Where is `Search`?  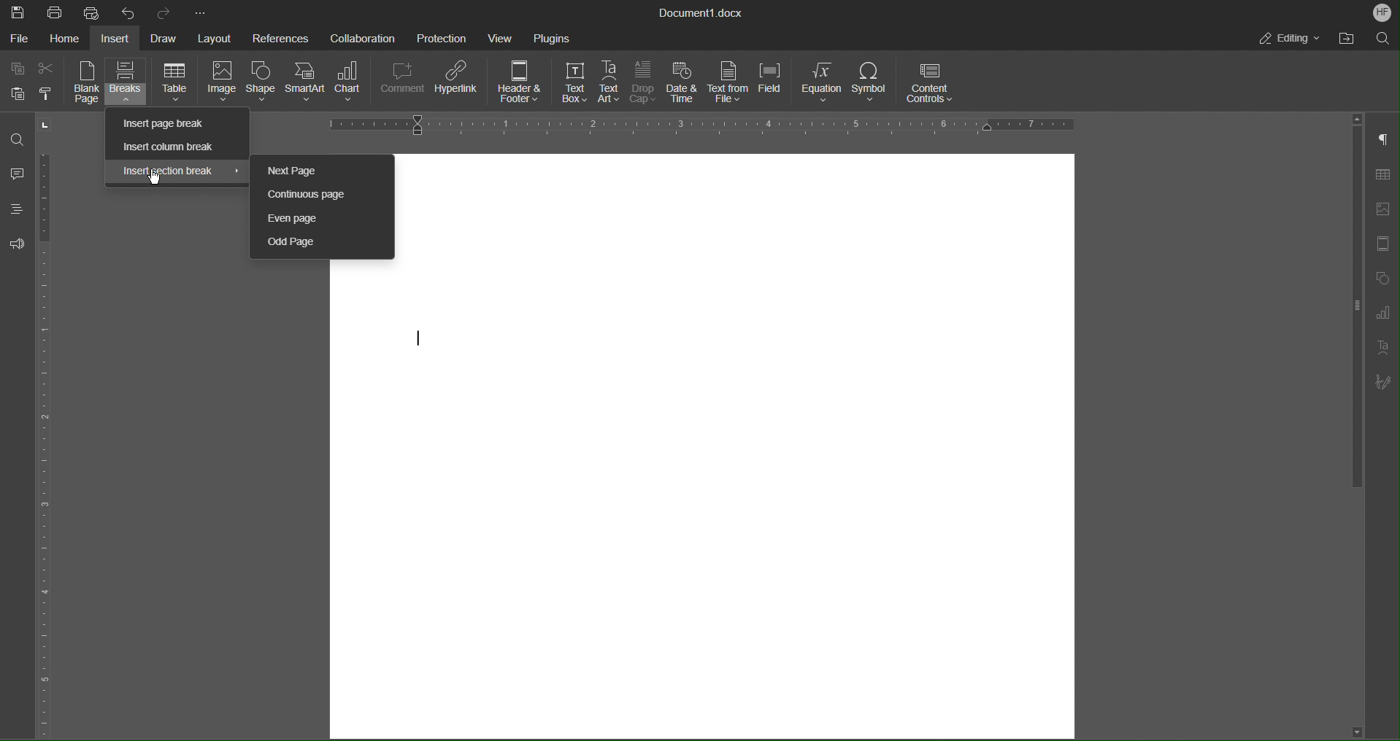 Search is located at coordinates (1386, 39).